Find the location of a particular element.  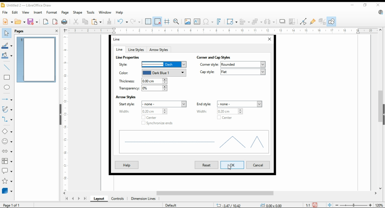

insert image is located at coordinates (187, 21).